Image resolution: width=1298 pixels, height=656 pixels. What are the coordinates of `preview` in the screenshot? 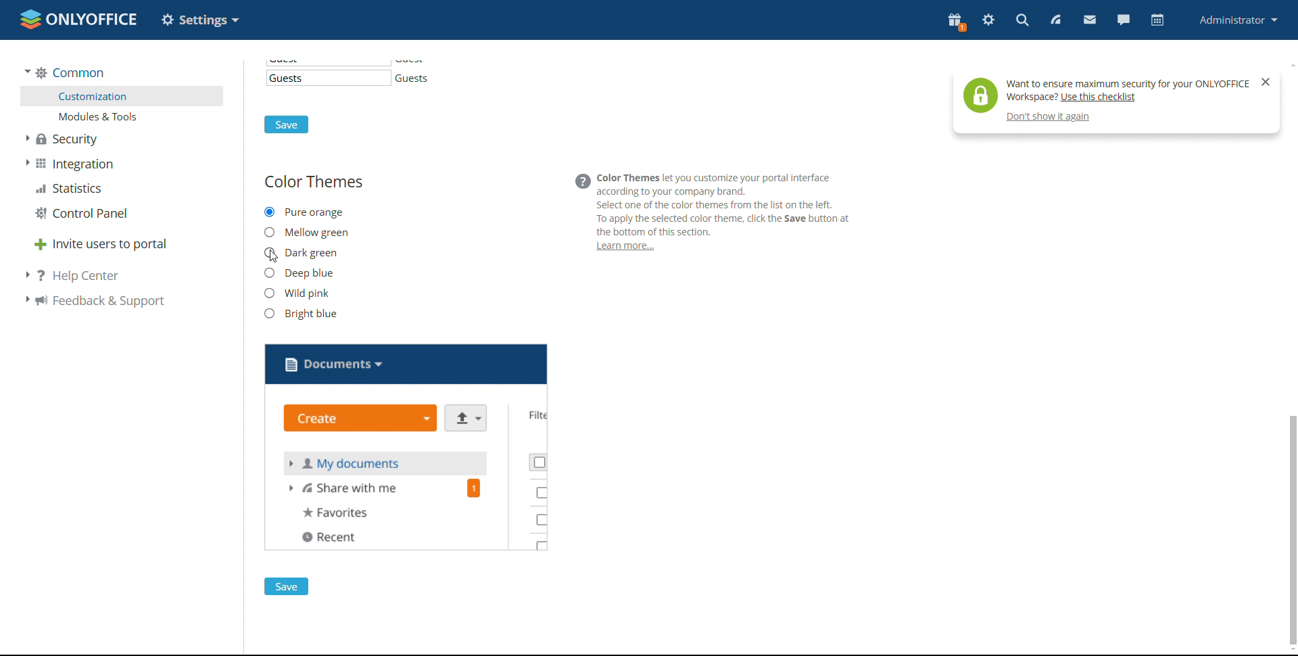 It's located at (407, 448).